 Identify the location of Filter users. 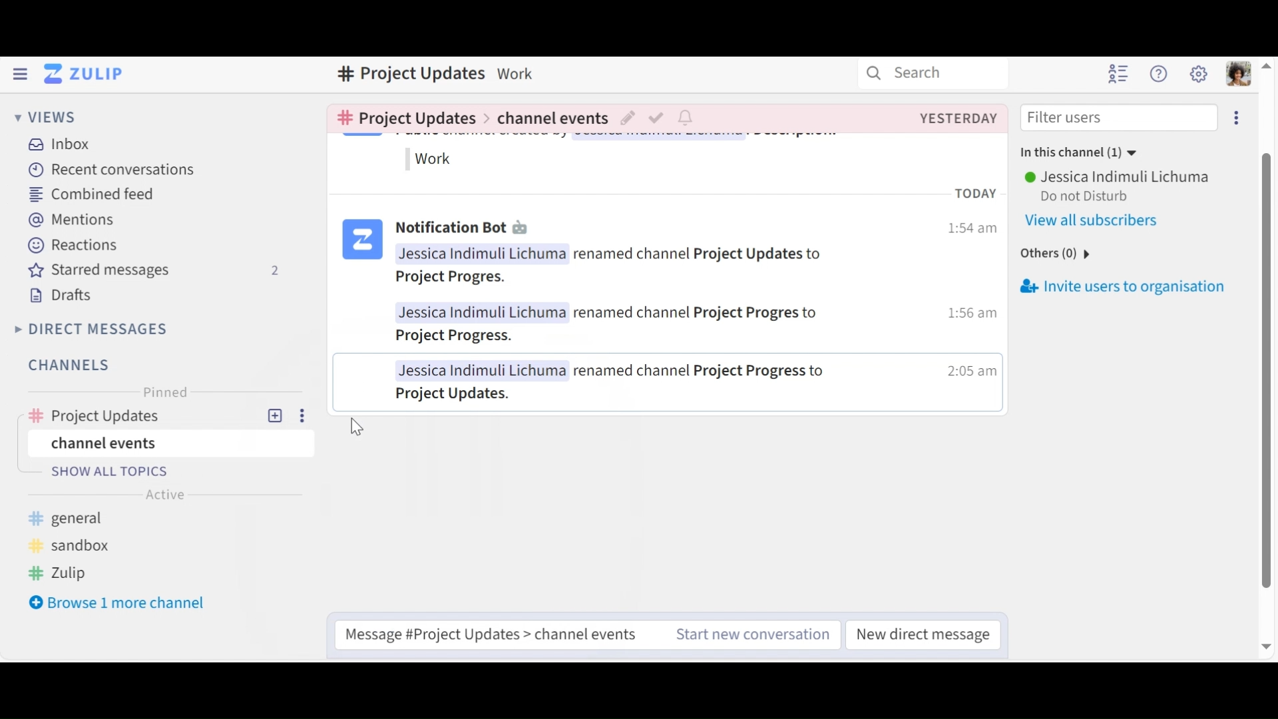
(1120, 118).